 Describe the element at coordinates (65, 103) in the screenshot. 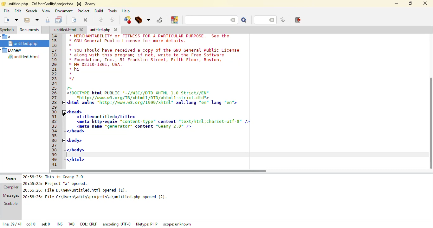

I see `collapse` at that location.